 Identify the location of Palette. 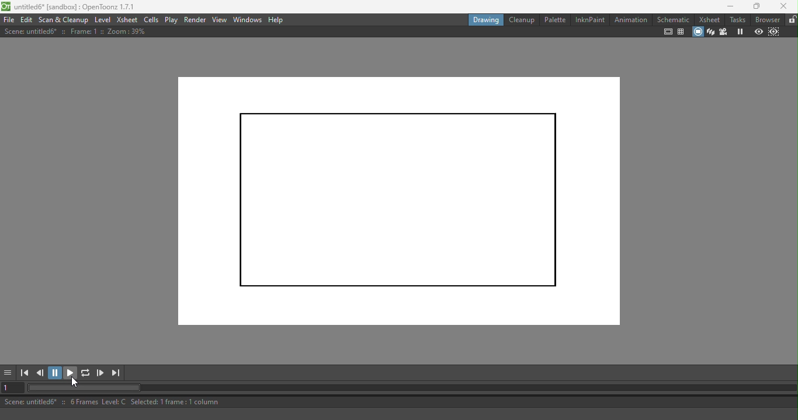
(556, 20).